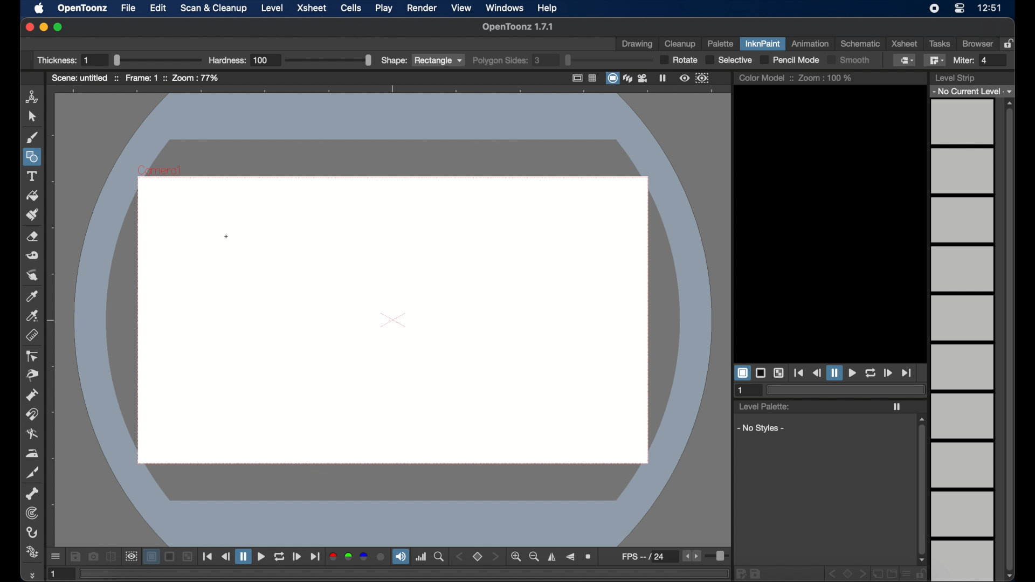  What do you see at coordinates (32, 513) in the screenshot?
I see `tracker tool` at bounding box center [32, 513].